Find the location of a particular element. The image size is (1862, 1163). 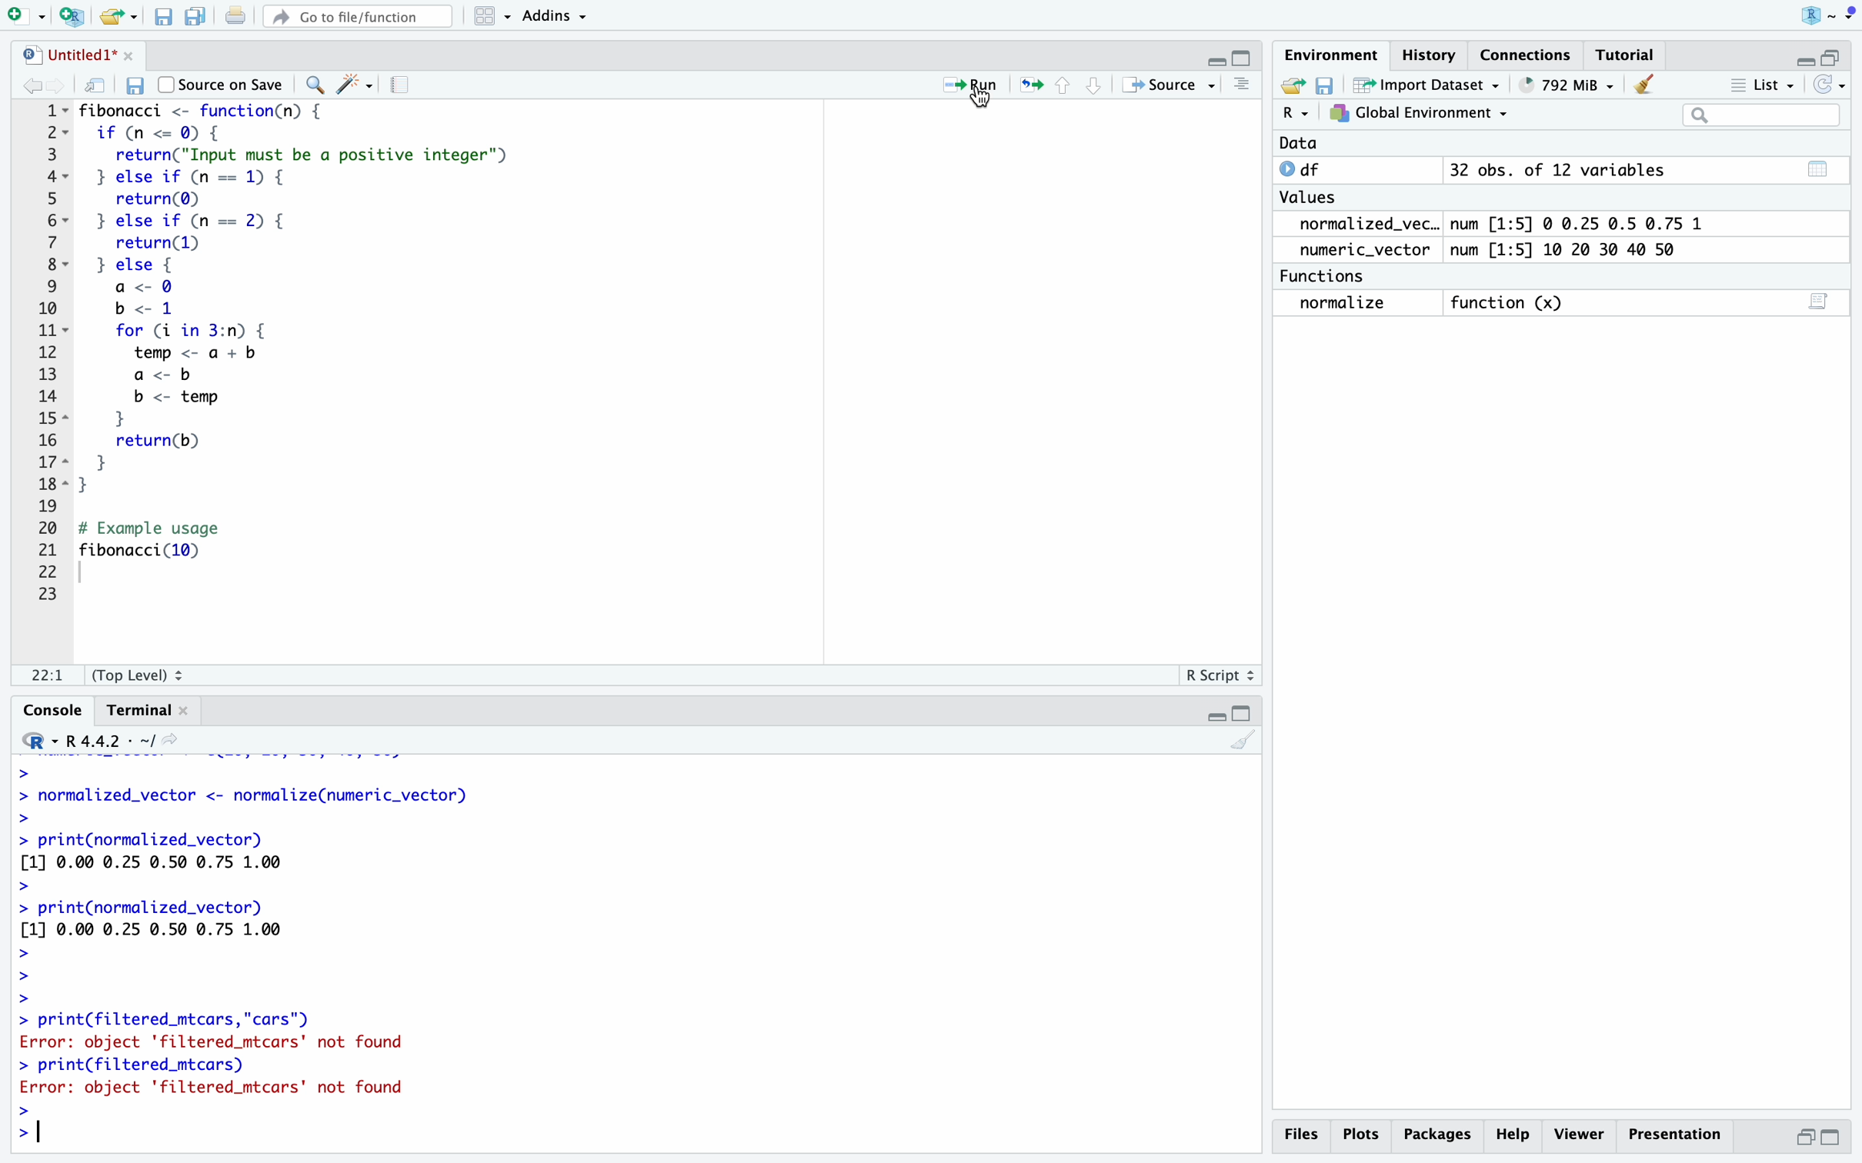

load workspace is located at coordinates (1293, 84).